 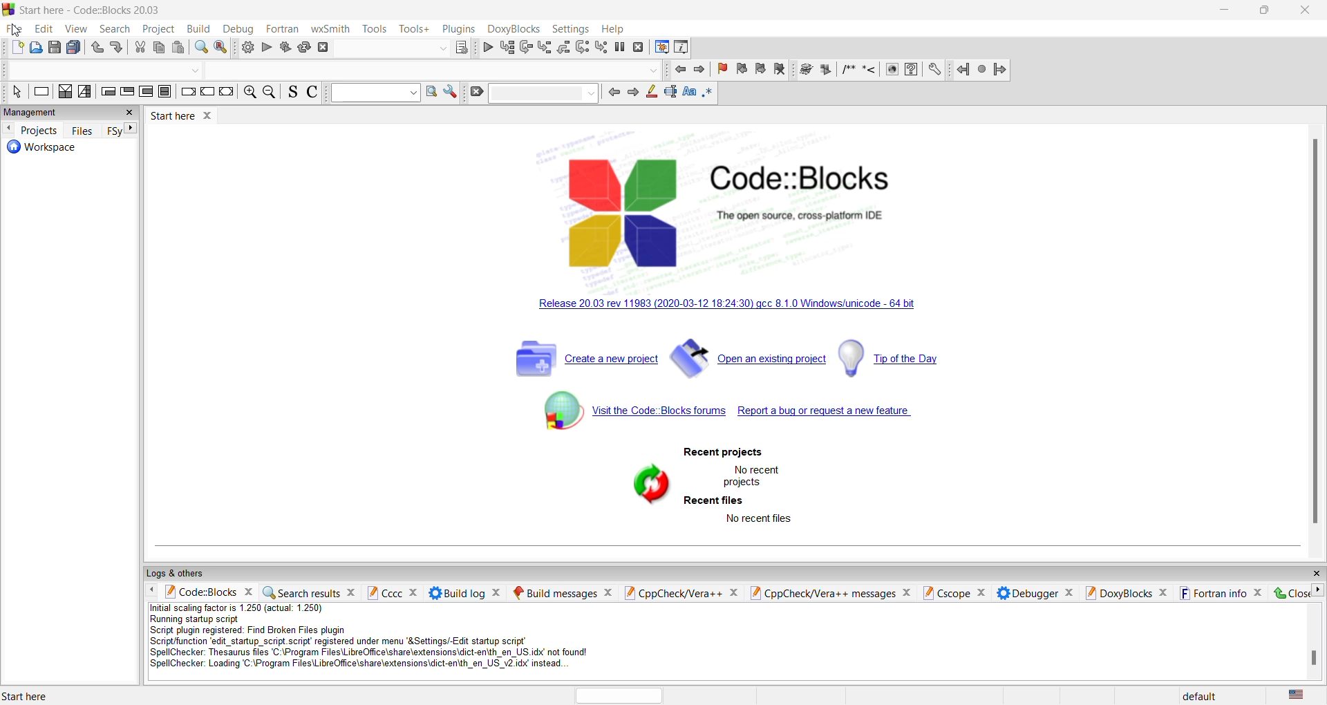 What do you see at coordinates (198, 29) in the screenshot?
I see `build` at bounding box center [198, 29].